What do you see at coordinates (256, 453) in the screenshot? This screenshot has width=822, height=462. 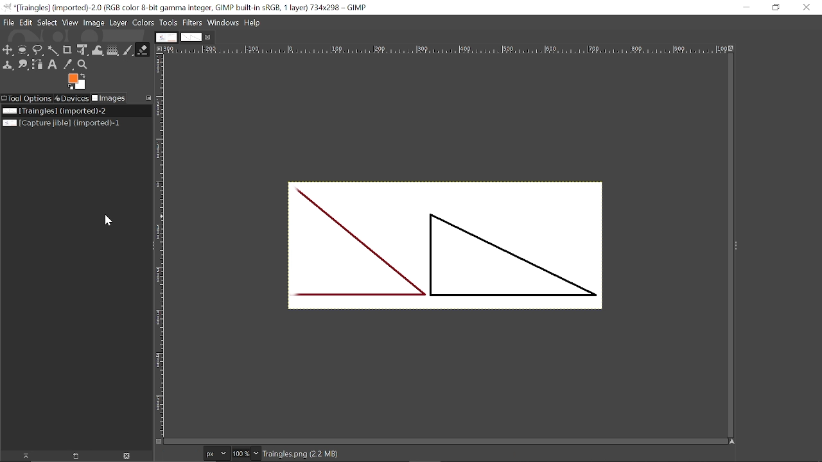 I see `Zoom options` at bounding box center [256, 453].